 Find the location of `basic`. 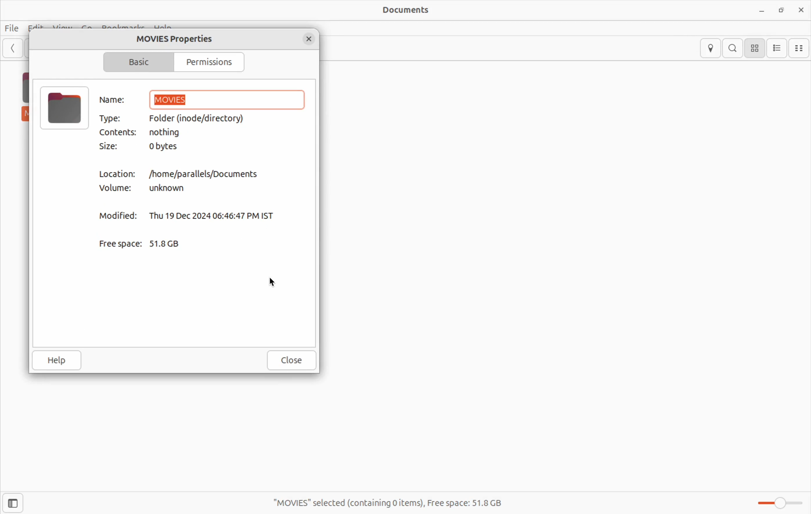

basic is located at coordinates (135, 62).